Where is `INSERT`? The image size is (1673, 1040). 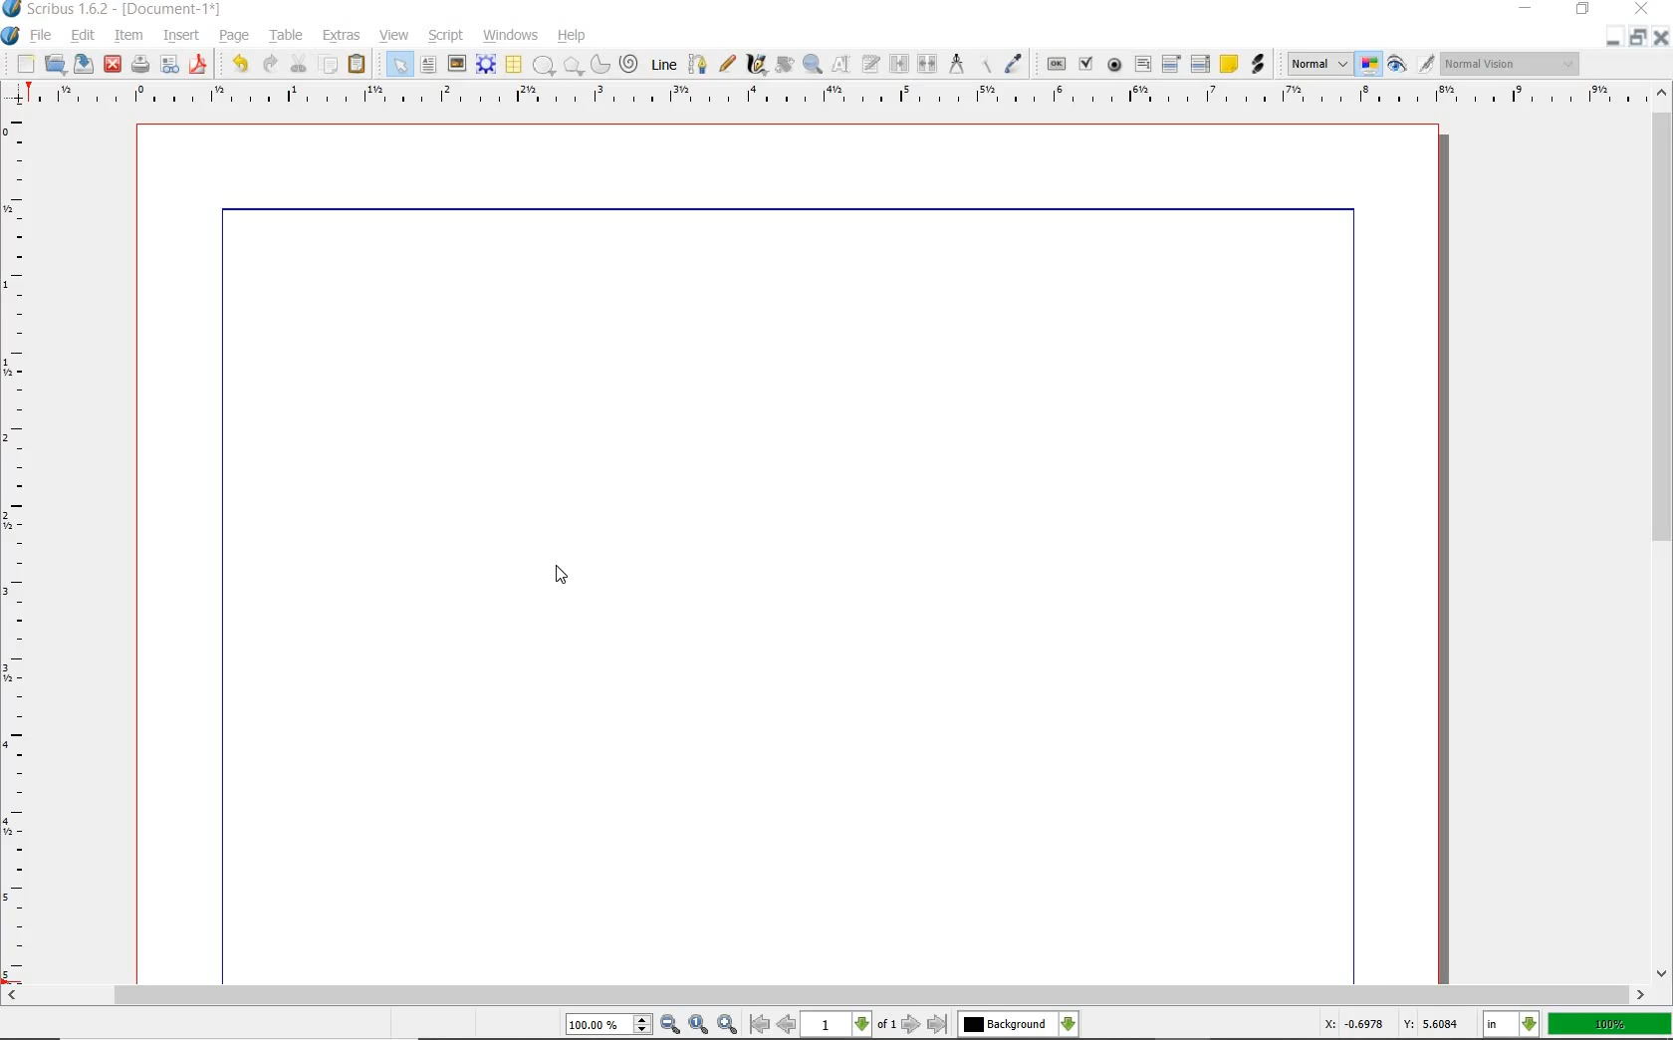 INSERT is located at coordinates (181, 36).